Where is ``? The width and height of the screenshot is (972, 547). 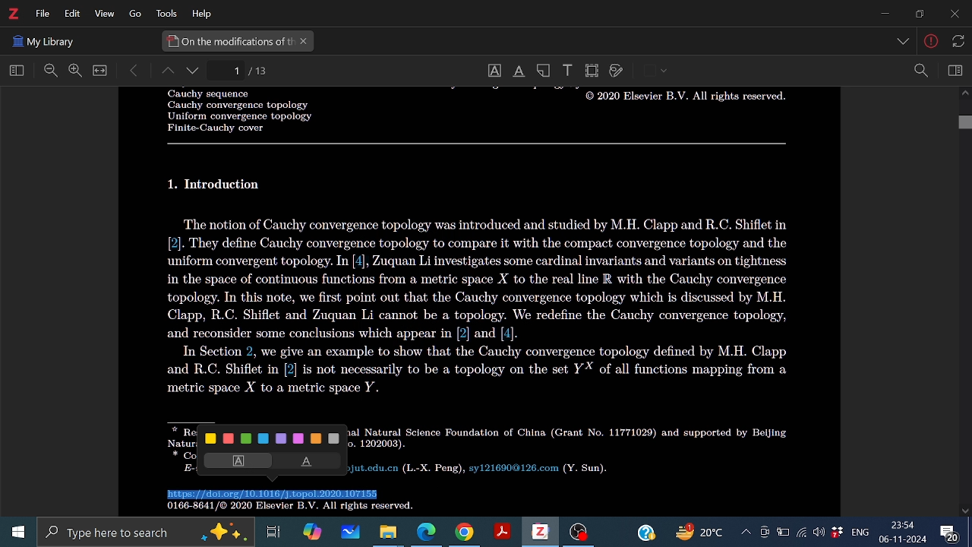
 is located at coordinates (284, 508).